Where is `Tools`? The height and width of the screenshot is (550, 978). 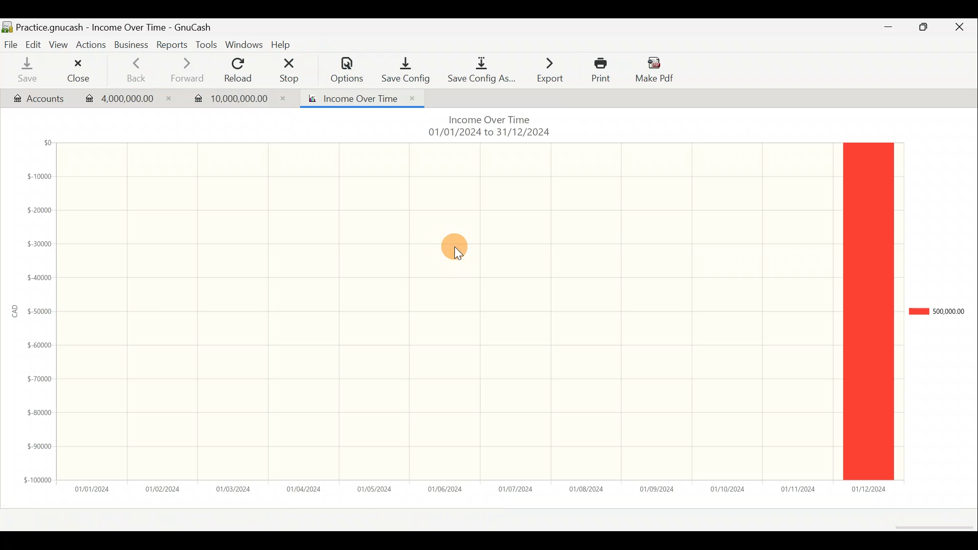
Tools is located at coordinates (204, 44).